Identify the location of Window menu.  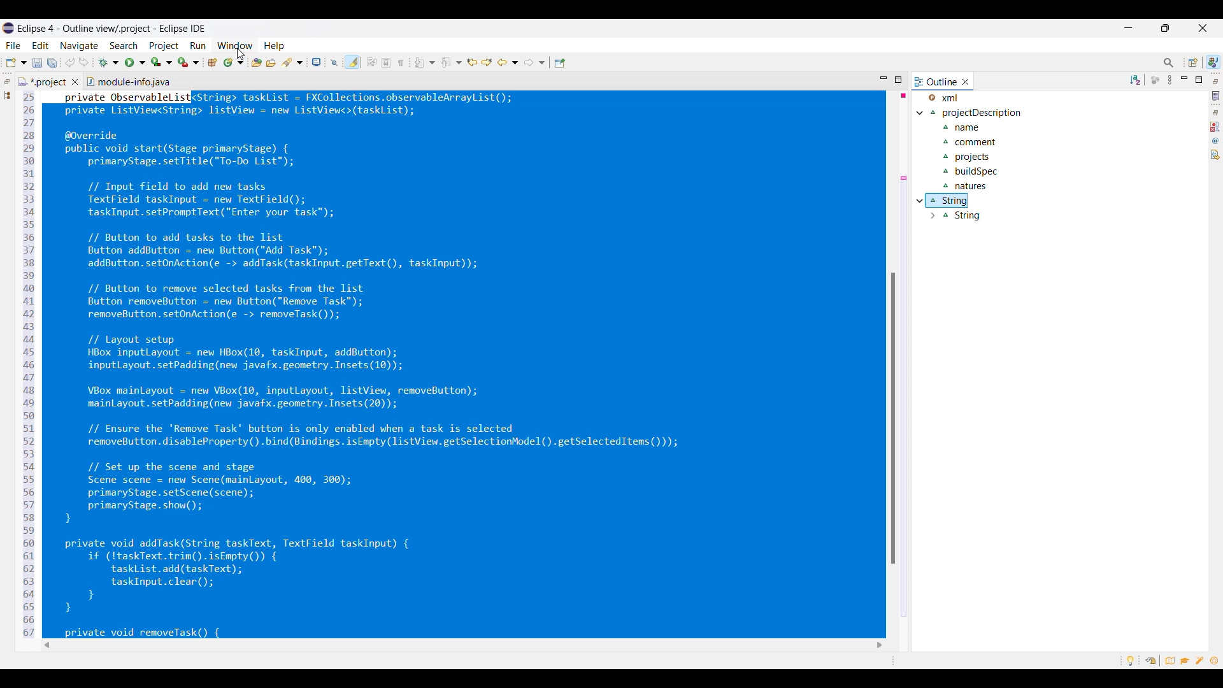
(236, 45).